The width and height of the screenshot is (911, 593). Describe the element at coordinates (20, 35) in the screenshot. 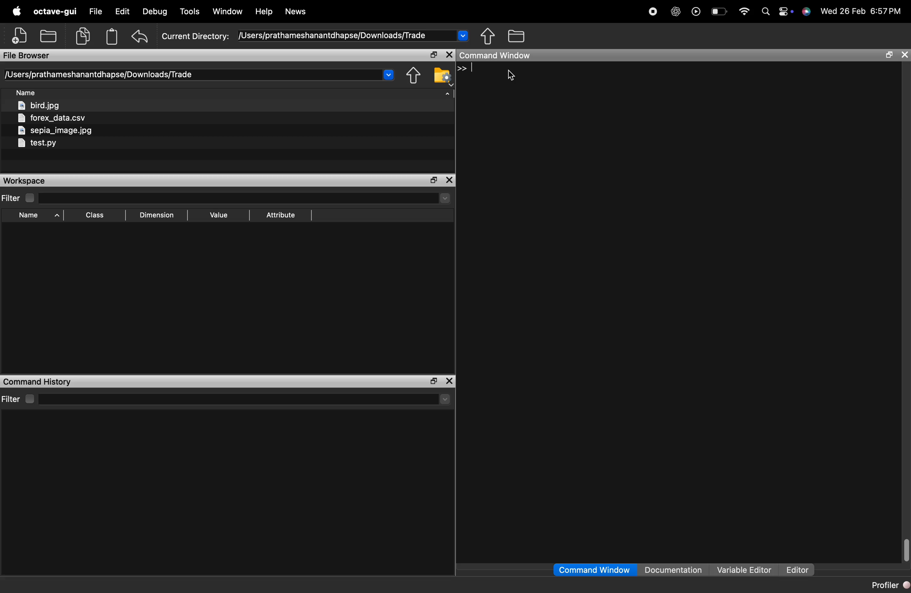

I see `new script` at that location.